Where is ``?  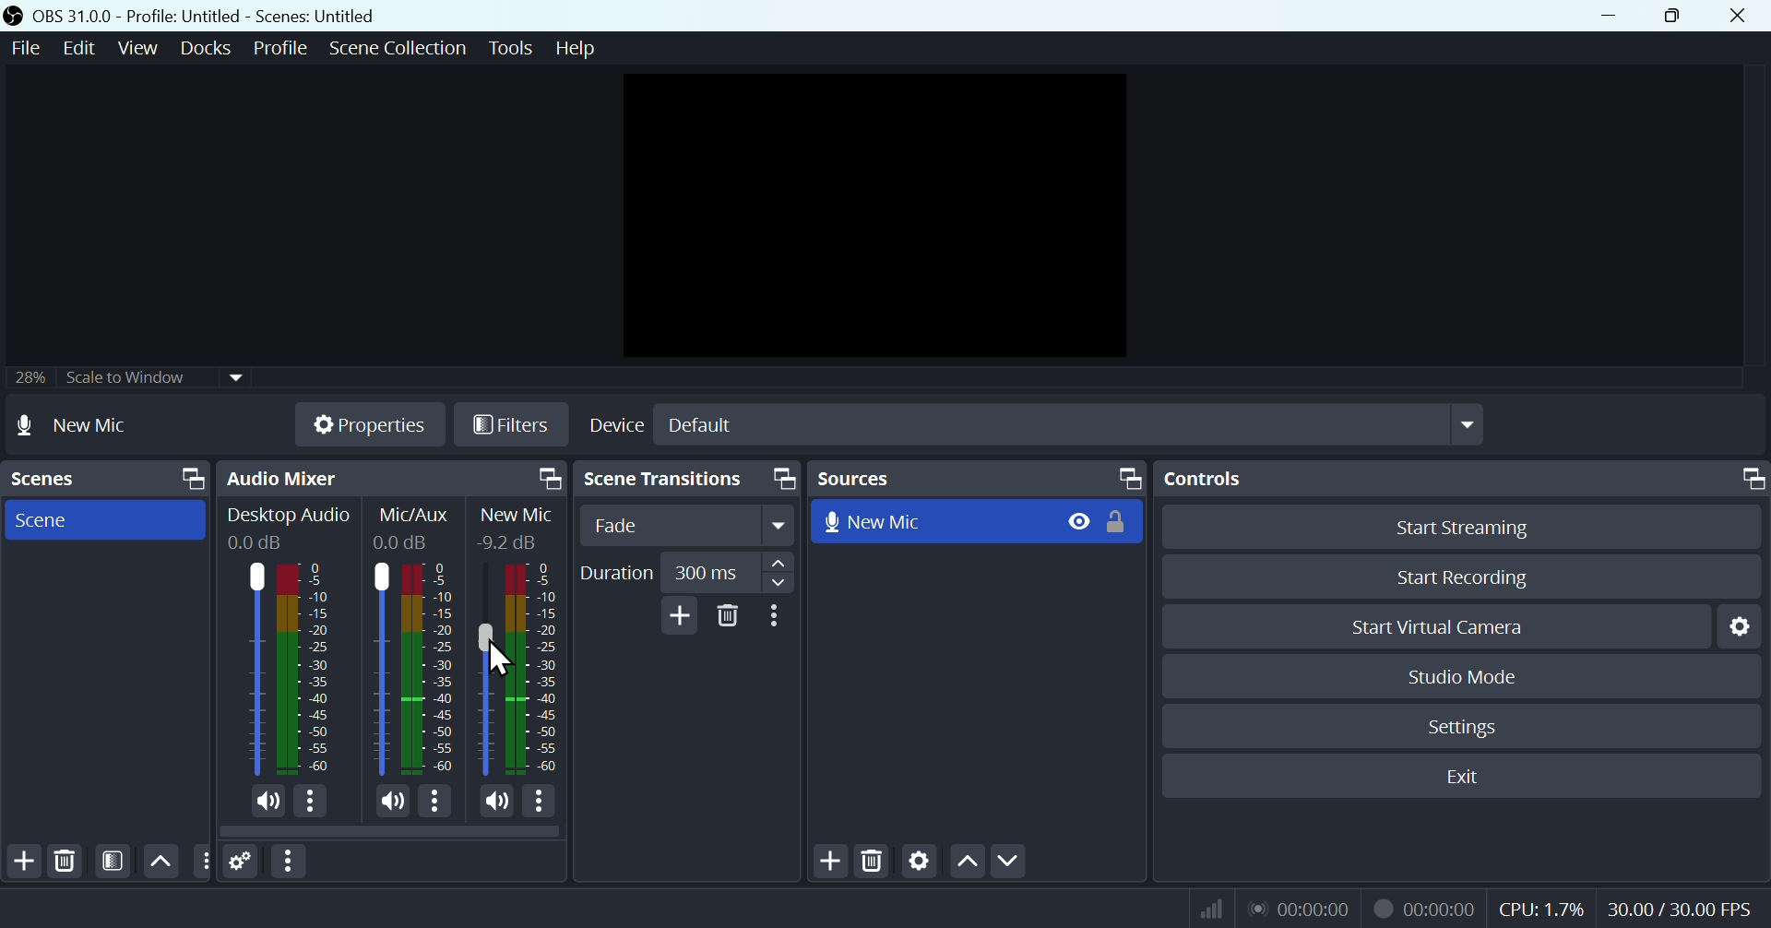
 is located at coordinates (418, 515).